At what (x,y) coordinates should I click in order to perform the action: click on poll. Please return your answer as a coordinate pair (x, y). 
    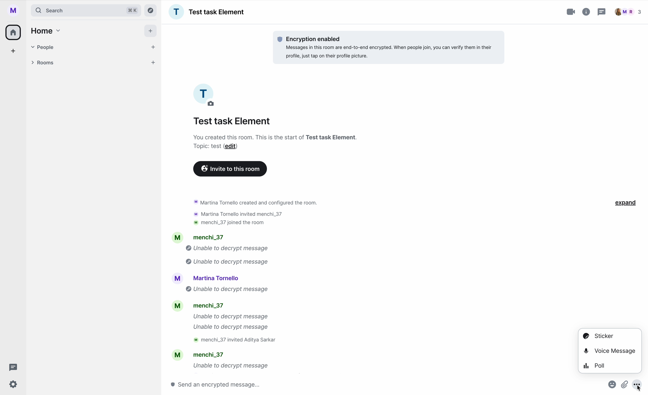
    Looking at the image, I should click on (595, 365).